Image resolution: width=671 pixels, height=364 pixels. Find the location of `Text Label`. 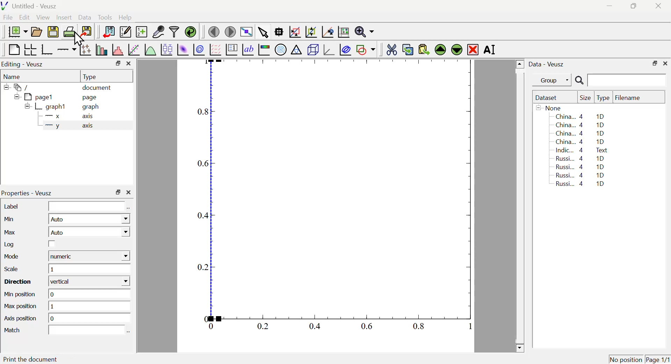

Text Label is located at coordinates (248, 50).